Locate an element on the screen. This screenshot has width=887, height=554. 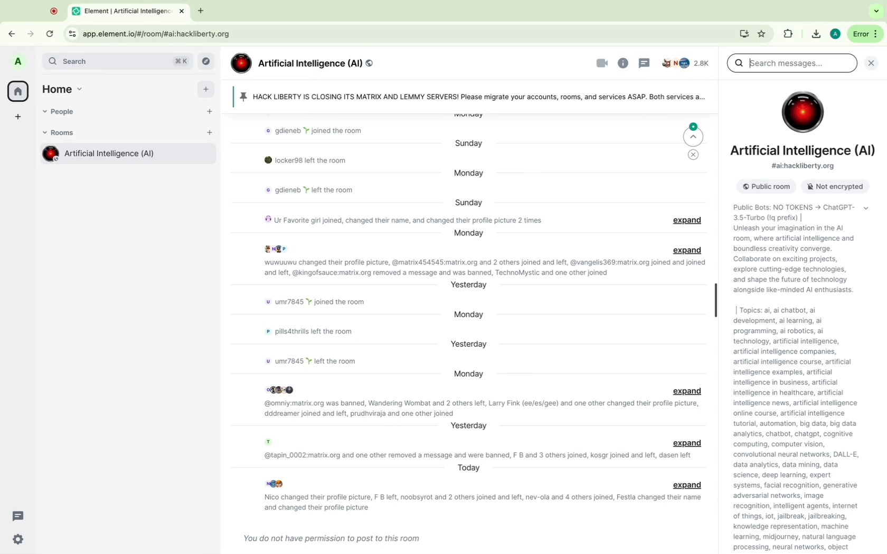
name is located at coordinates (805, 151).